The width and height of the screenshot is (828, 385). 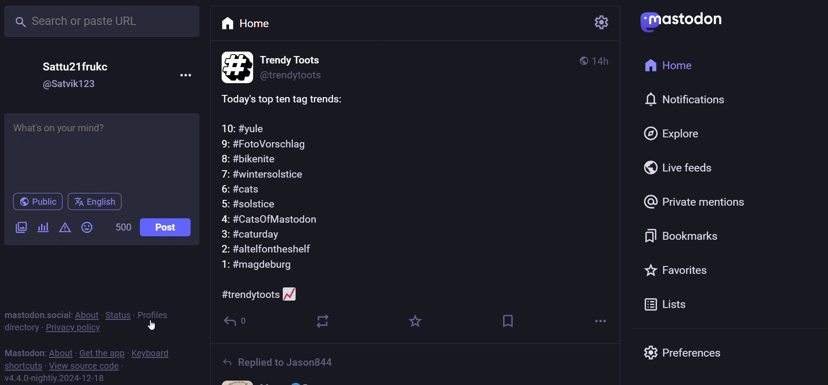 What do you see at coordinates (678, 271) in the screenshot?
I see `favorites` at bounding box center [678, 271].